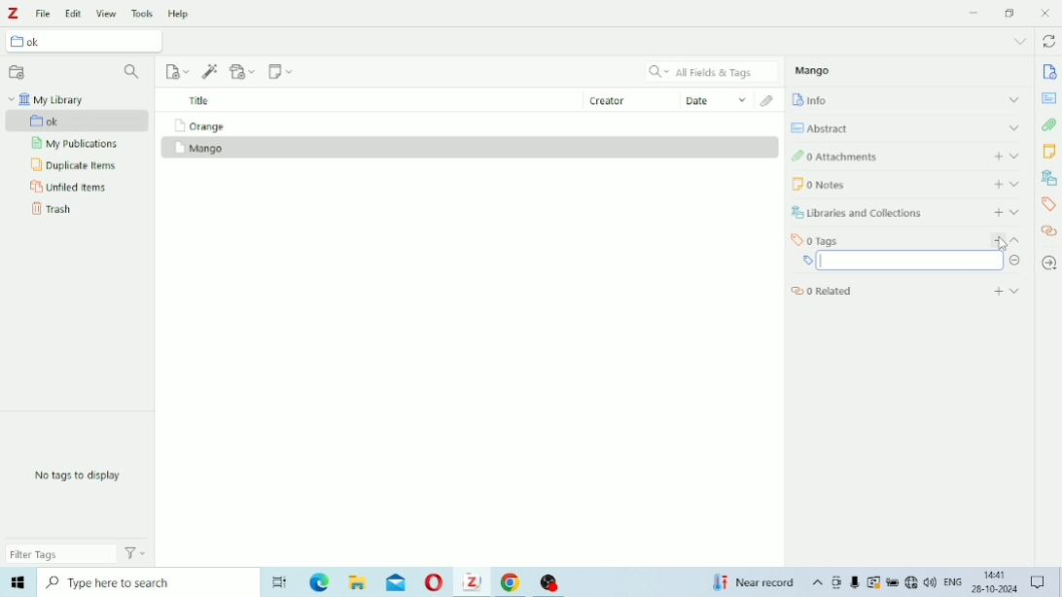 The image size is (1062, 597). I want to click on Title, so click(201, 101).